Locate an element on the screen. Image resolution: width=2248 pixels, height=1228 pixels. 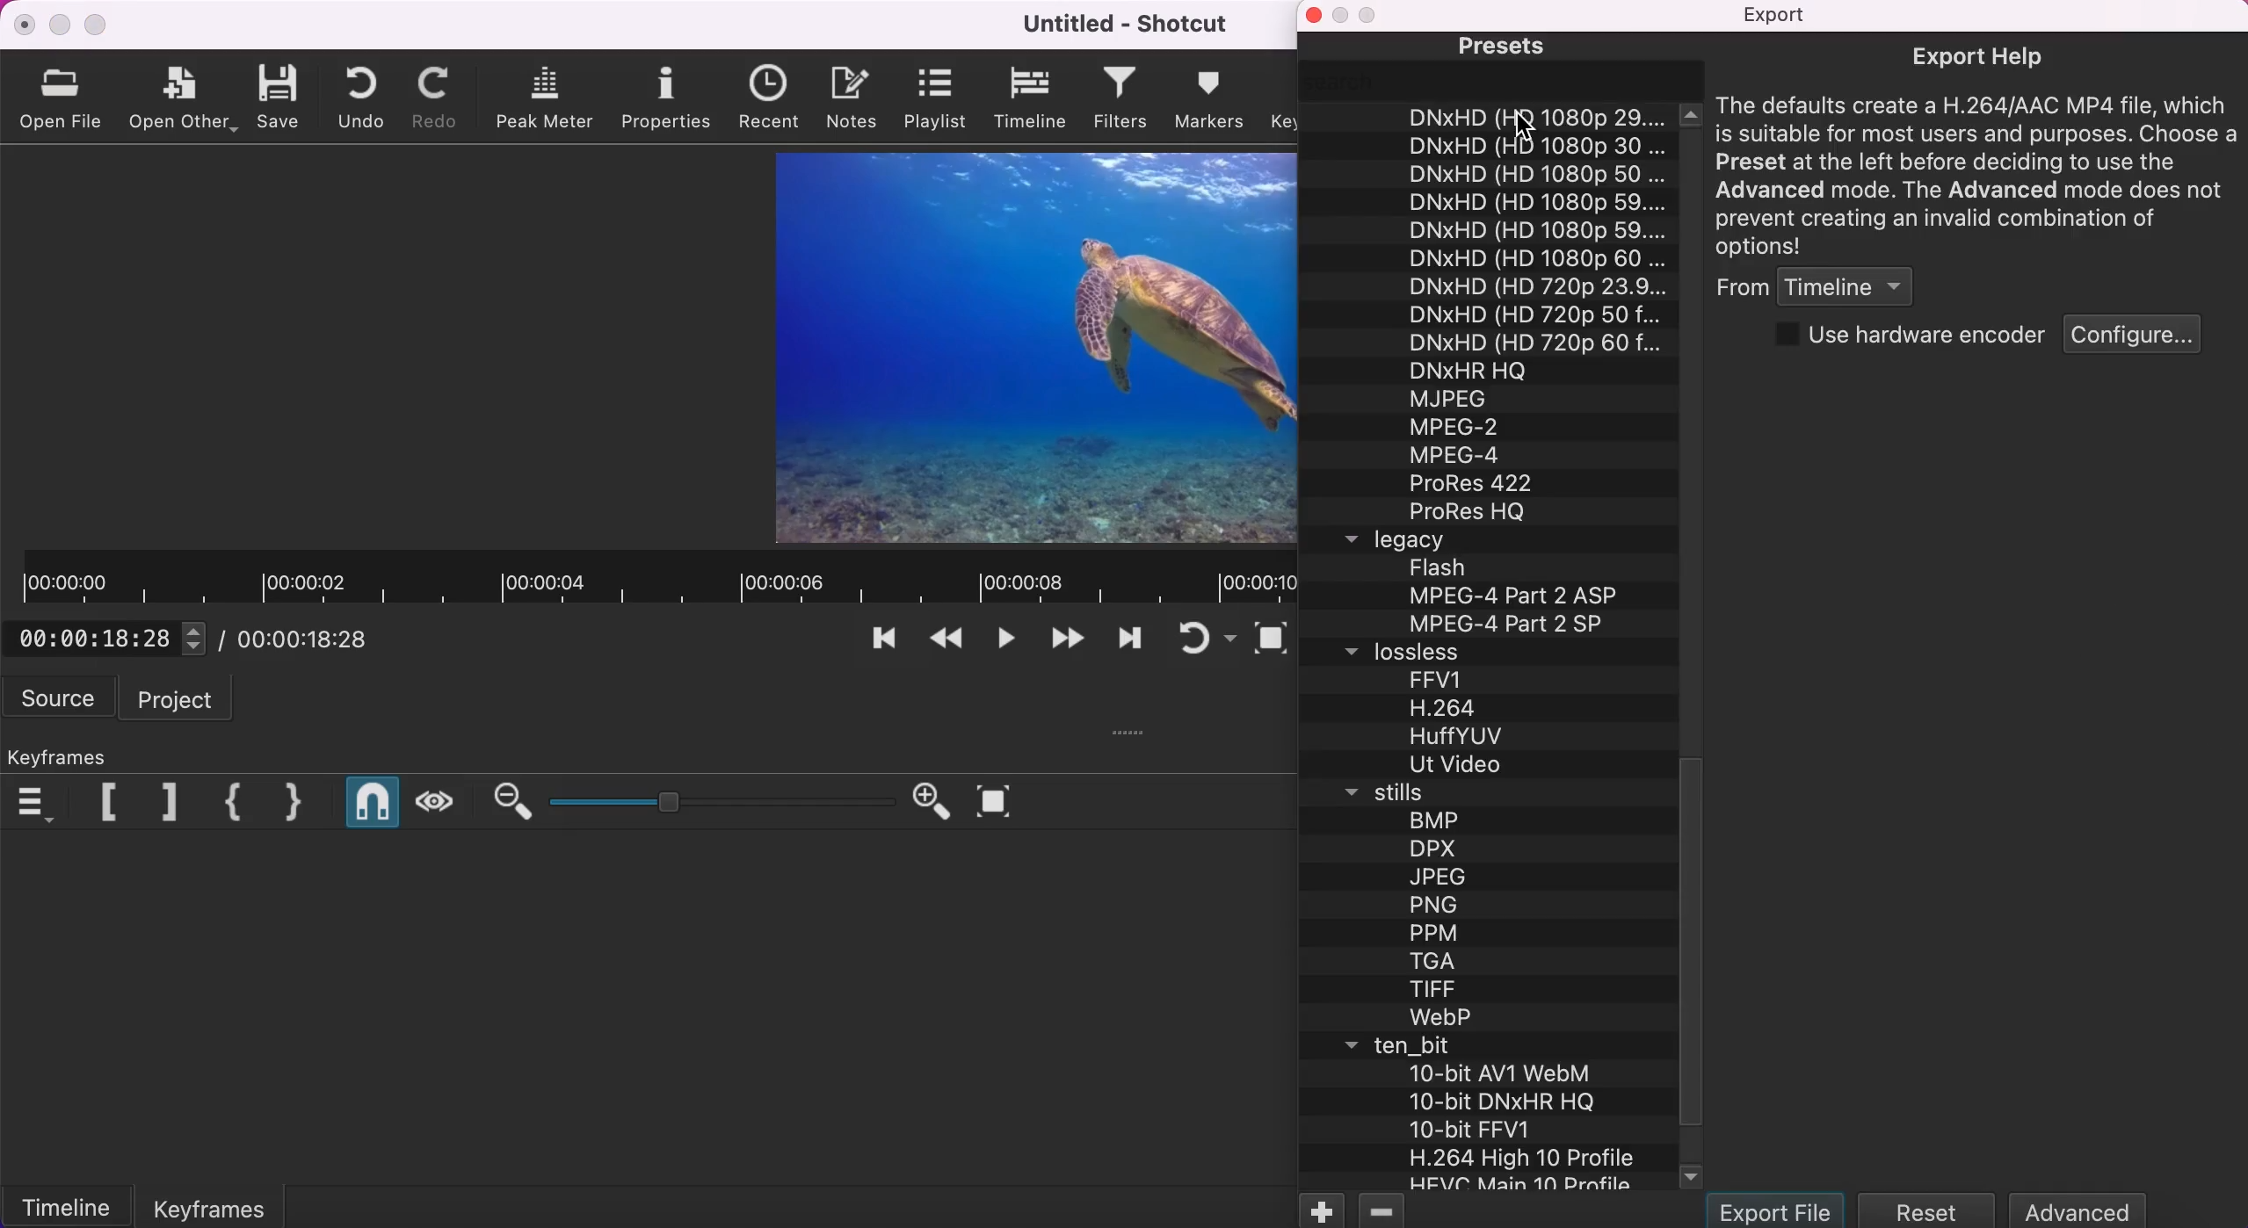
six suspensory points is located at coordinates (1132, 734).